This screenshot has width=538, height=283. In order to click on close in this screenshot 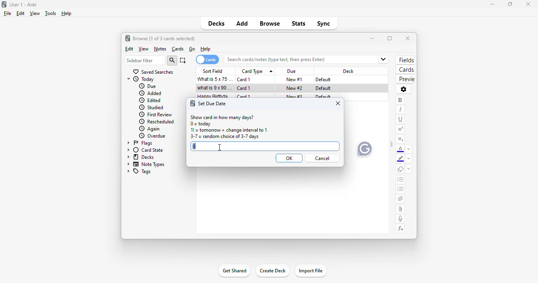, I will do `click(338, 104)`.